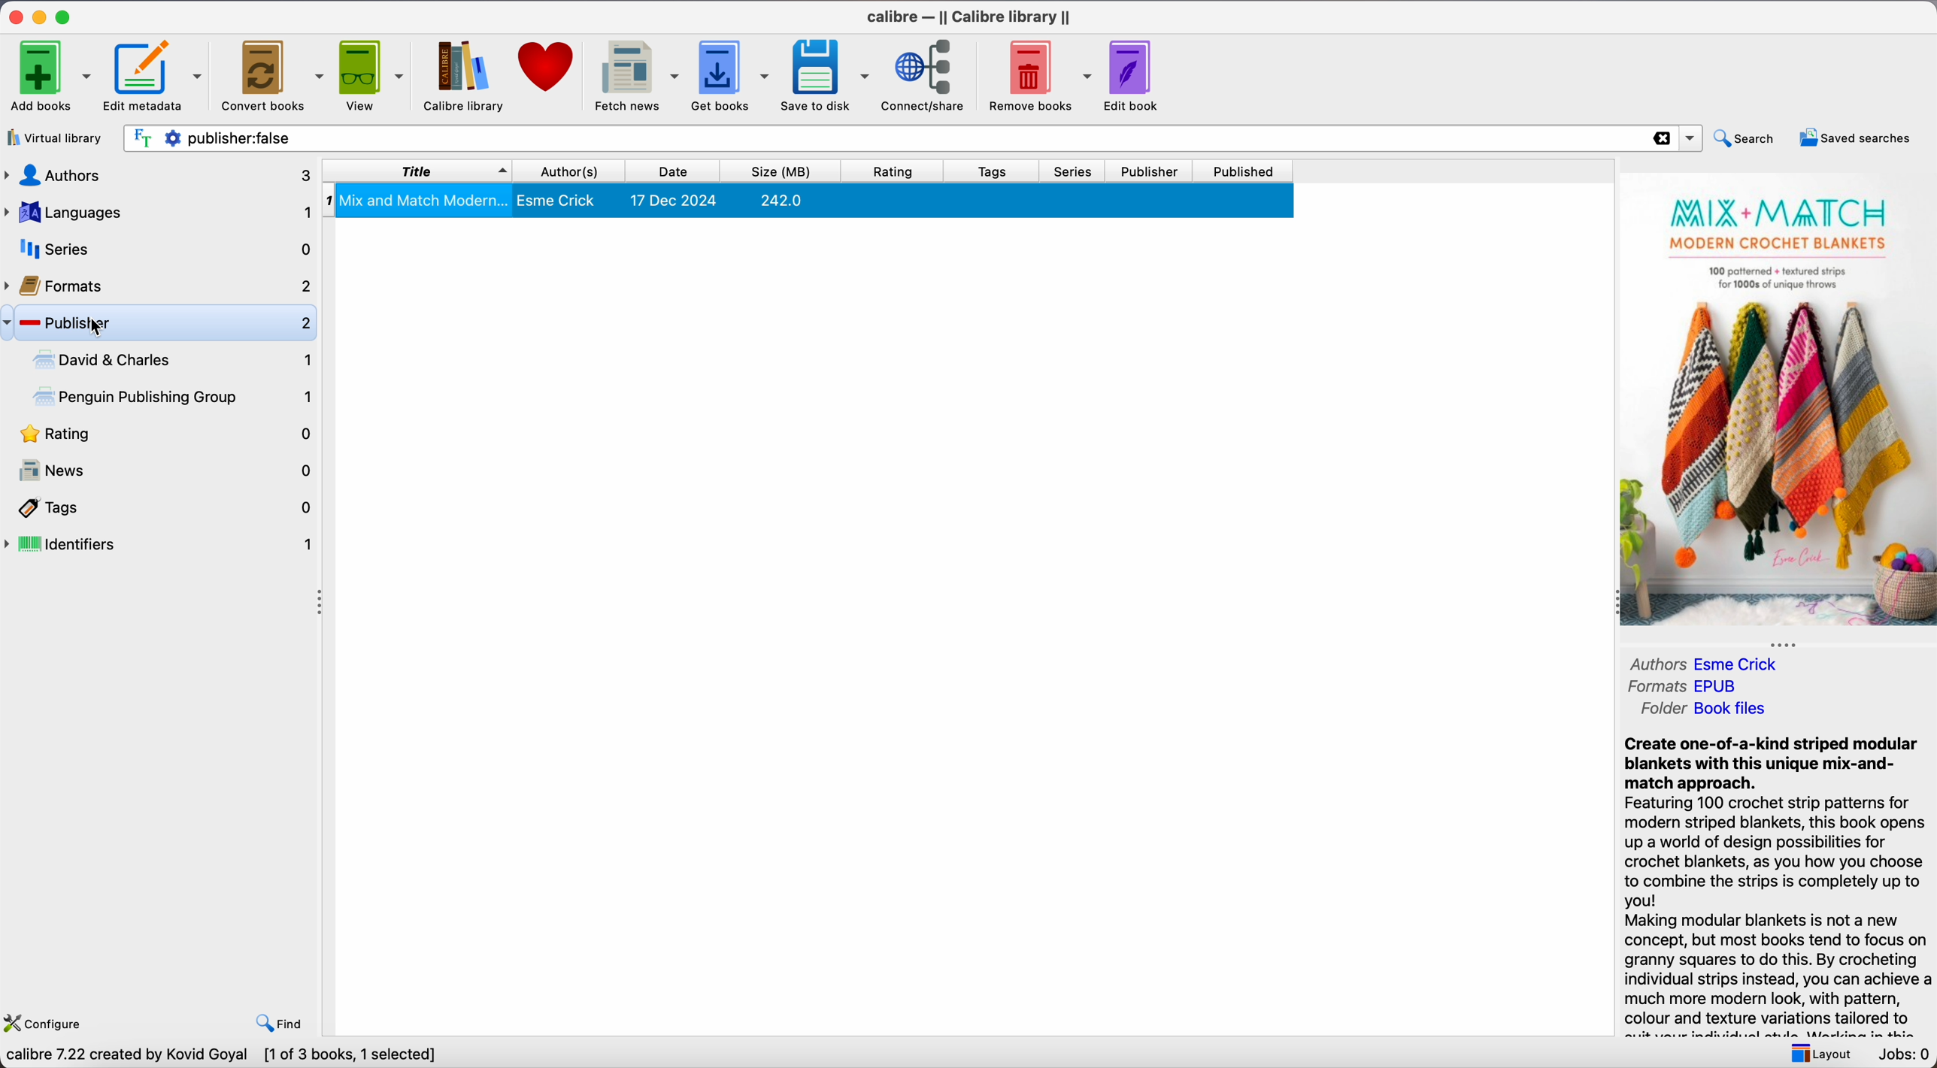 Image resolution: width=1937 pixels, height=1068 pixels. What do you see at coordinates (156, 76) in the screenshot?
I see `edit metadata` at bounding box center [156, 76].